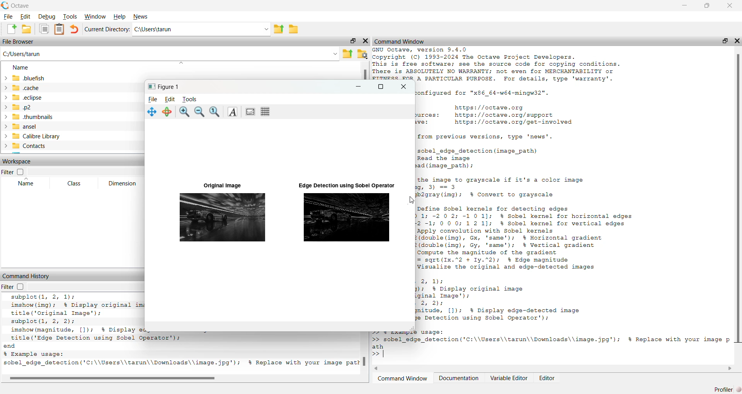 This screenshot has height=394, width=742. Describe the element at coordinates (95, 16) in the screenshot. I see `Window` at that location.